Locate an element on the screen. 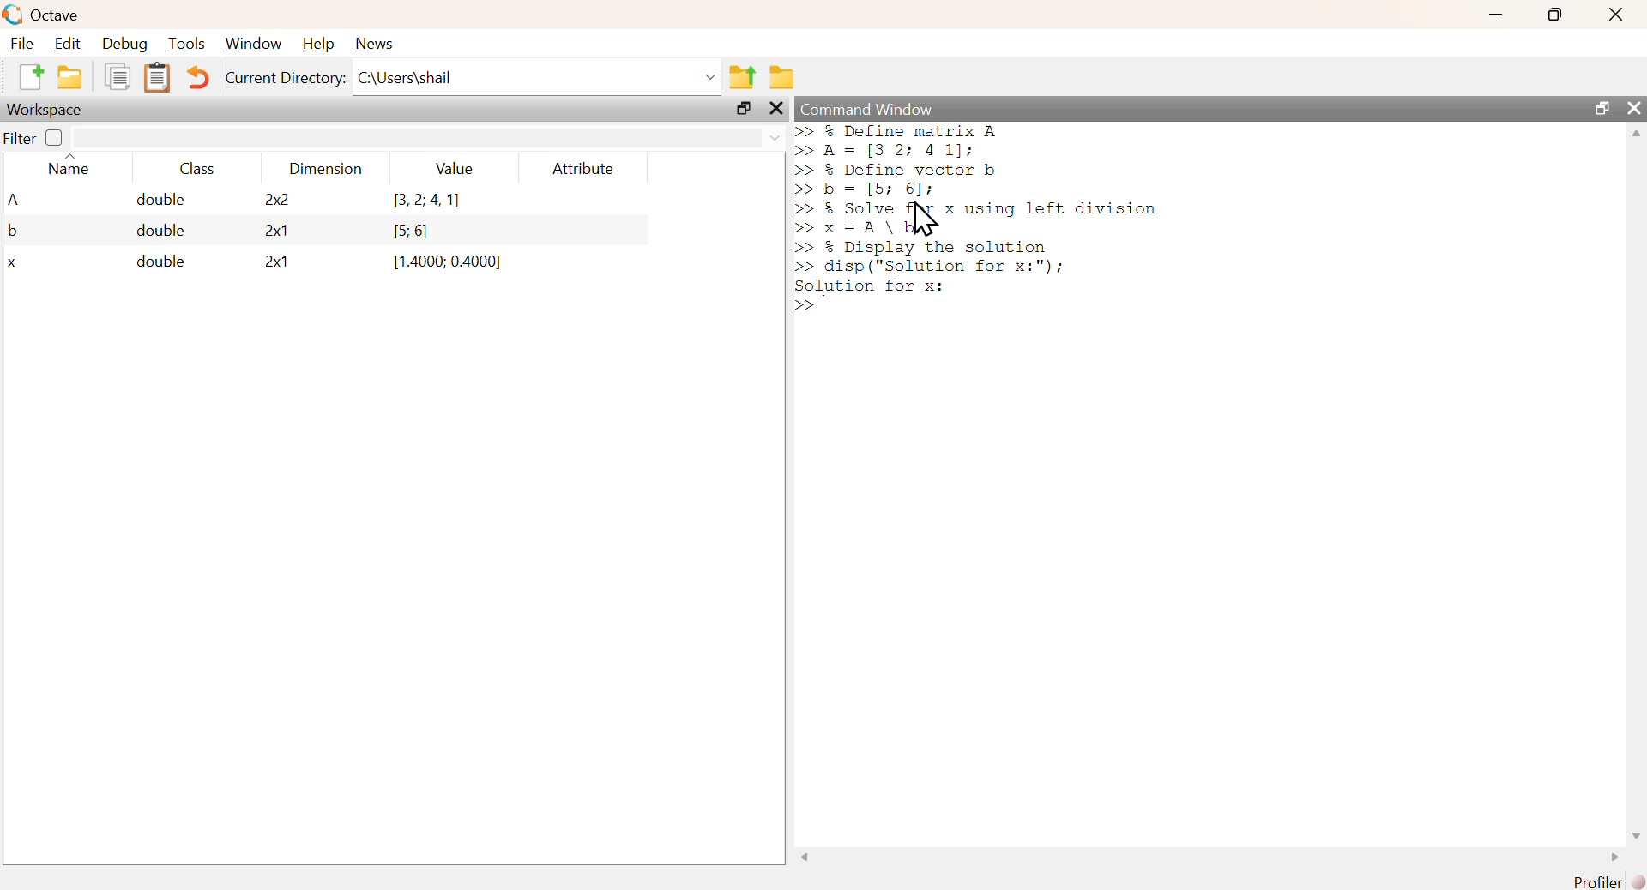 The height and width of the screenshot is (890, 1647). maximize is located at coordinates (1600, 108).